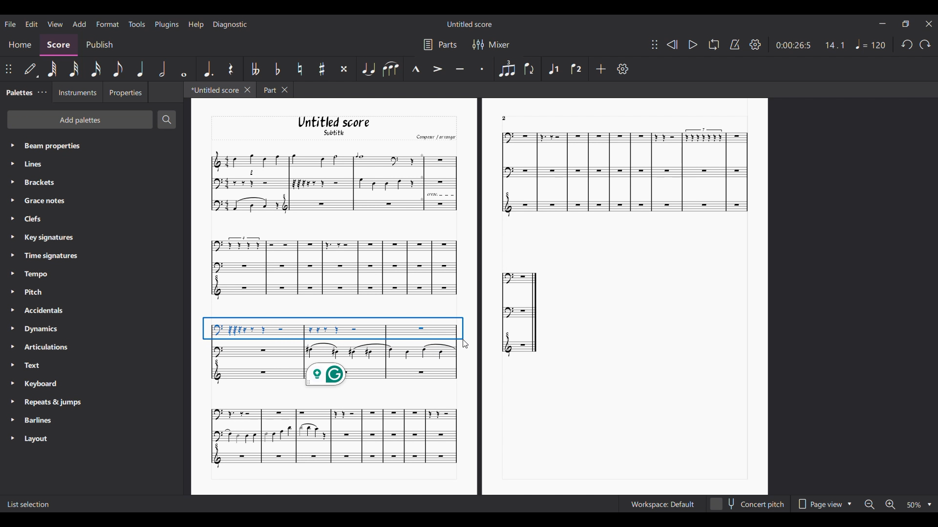  I want to click on Graph, so click(333, 268).